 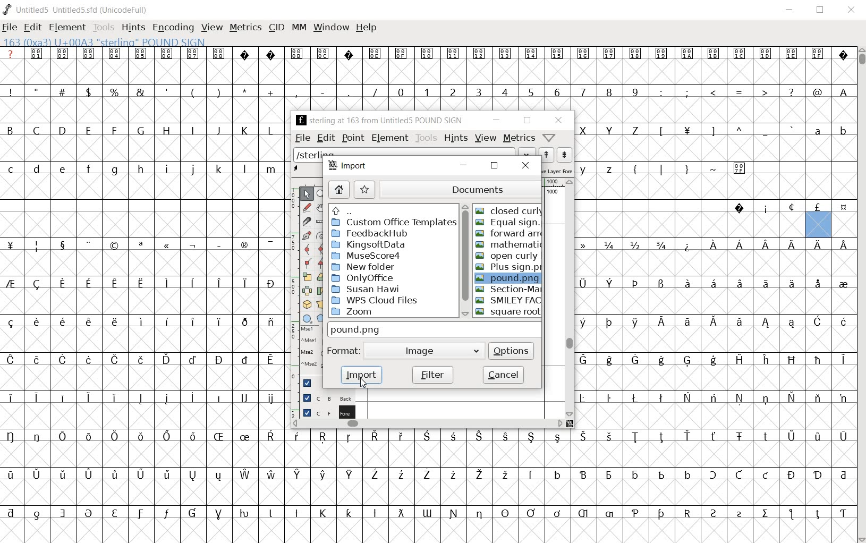 I want to click on ", so click(x=38, y=91).